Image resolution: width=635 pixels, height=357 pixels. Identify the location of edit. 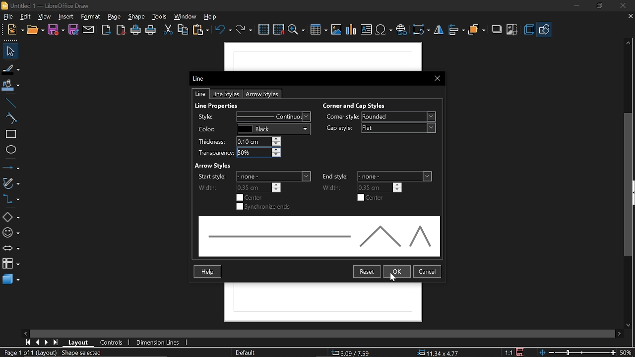
(26, 17).